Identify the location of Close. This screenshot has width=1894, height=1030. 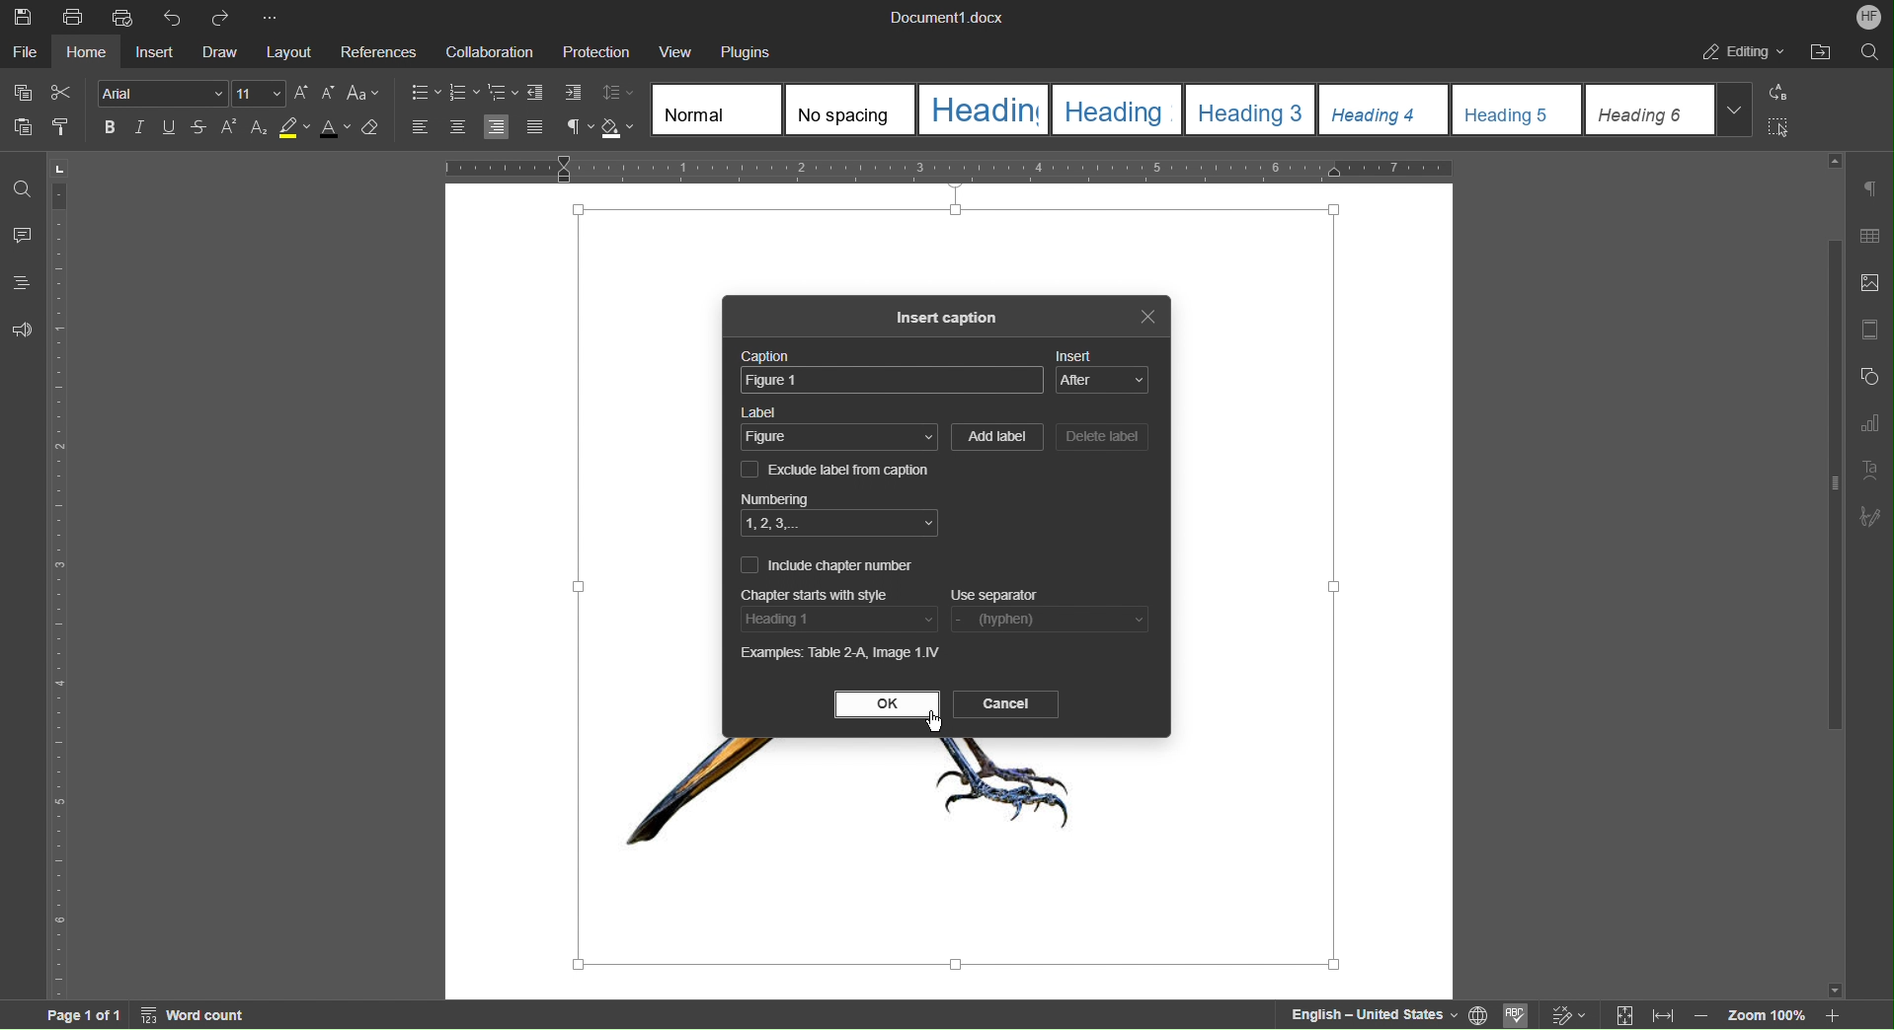
(1145, 319).